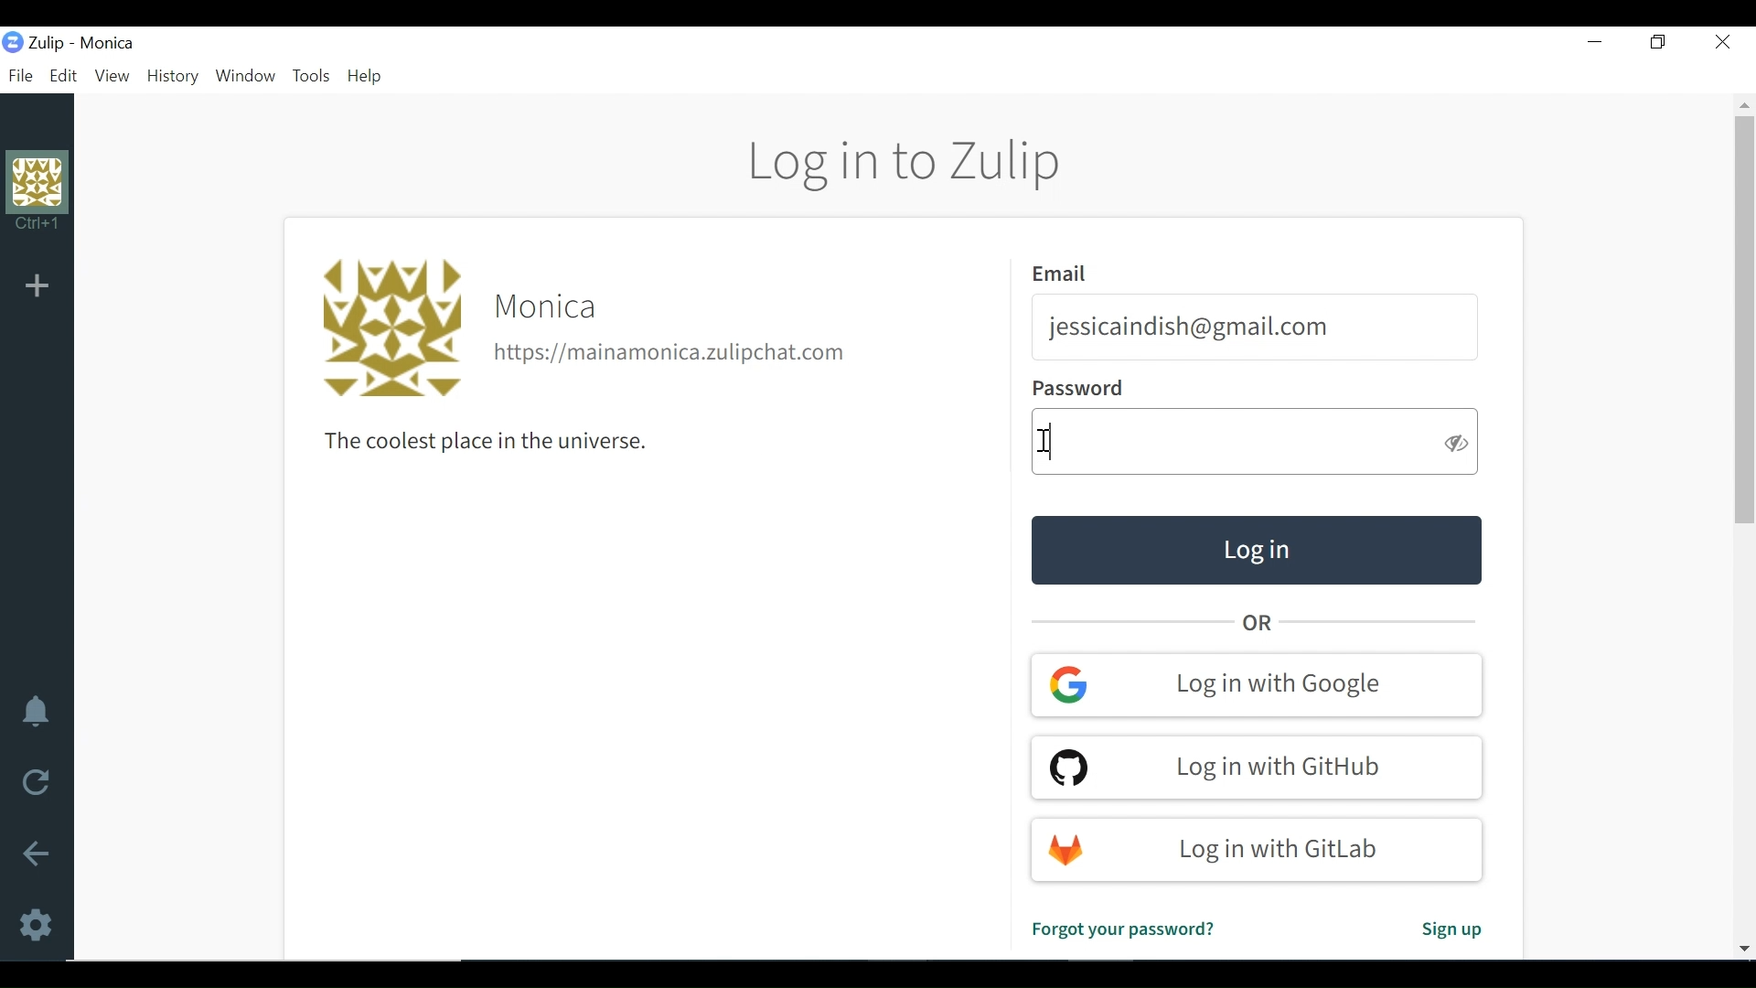 Image resolution: width=1756 pixels, height=988 pixels. What do you see at coordinates (112, 76) in the screenshot?
I see `View` at bounding box center [112, 76].